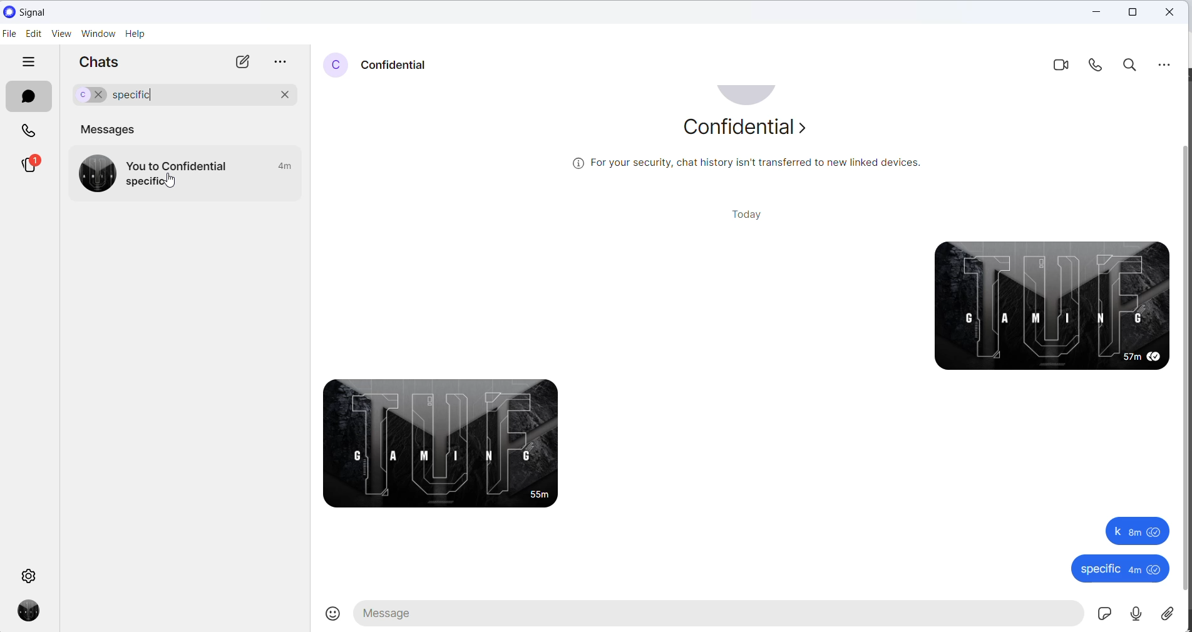  I want to click on about contact, so click(747, 130).